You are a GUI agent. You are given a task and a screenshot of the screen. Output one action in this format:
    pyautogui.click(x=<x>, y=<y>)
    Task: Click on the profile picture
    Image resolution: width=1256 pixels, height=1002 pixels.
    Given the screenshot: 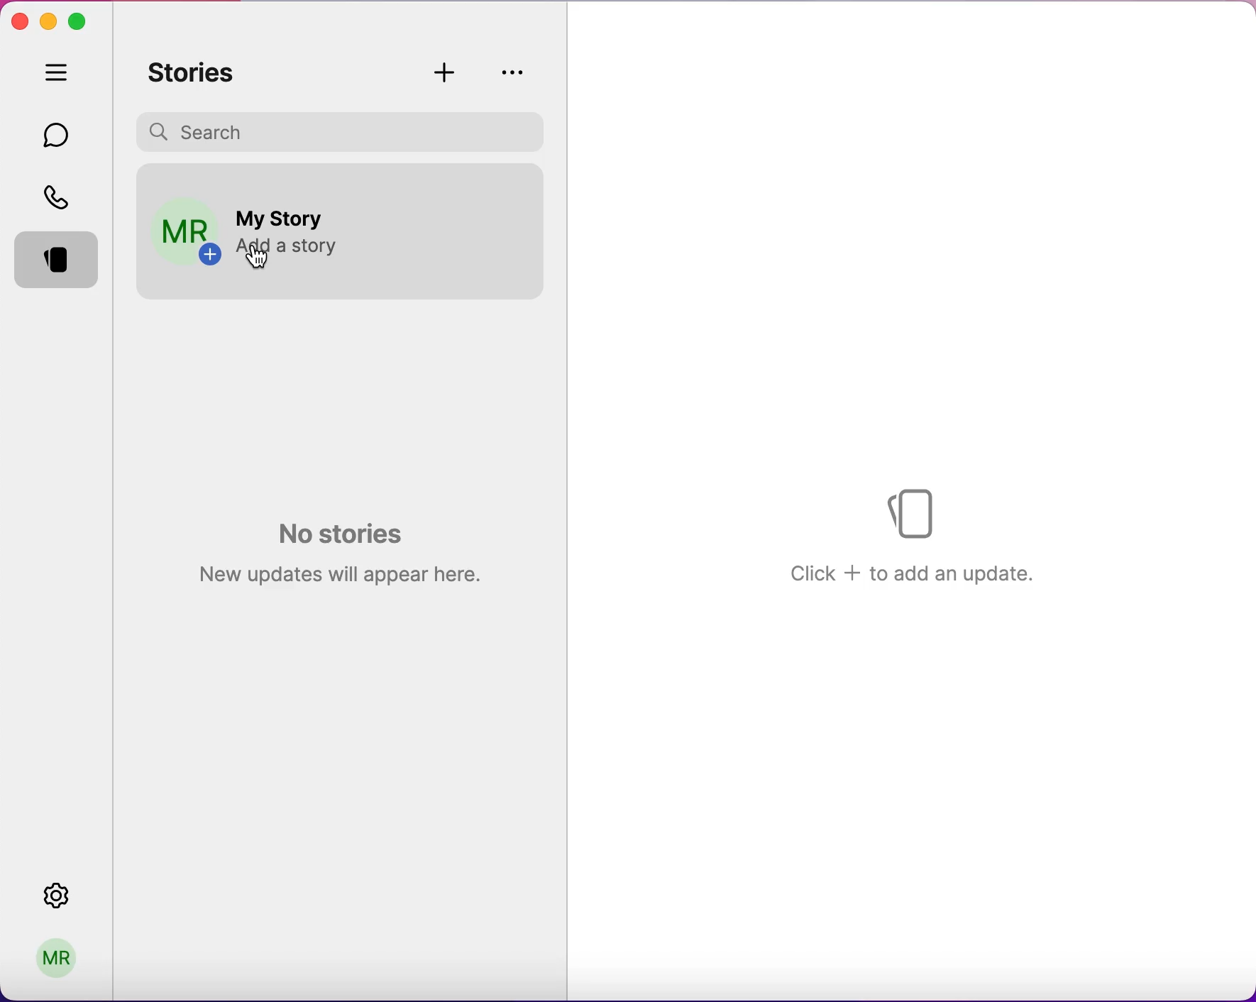 What is the action you would take?
    pyautogui.click(x=183, y=230)
    